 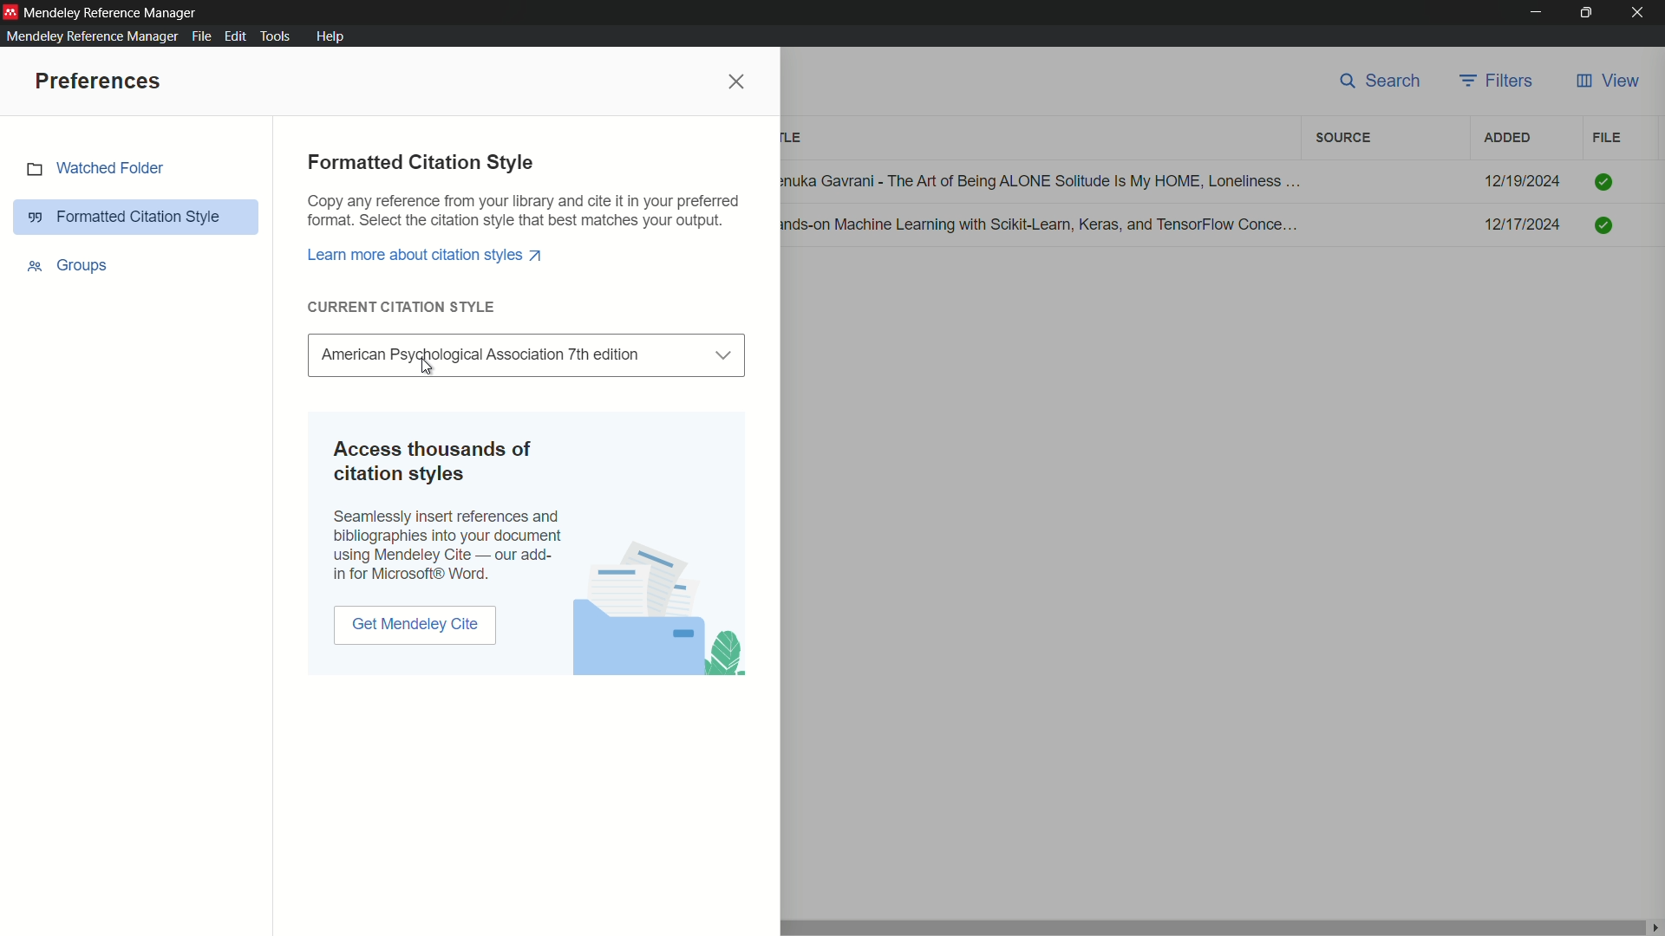 What do you see at coordinates (1603, 223) in the screenshot?
I see `Checked` at bounding box center [1603, 223].